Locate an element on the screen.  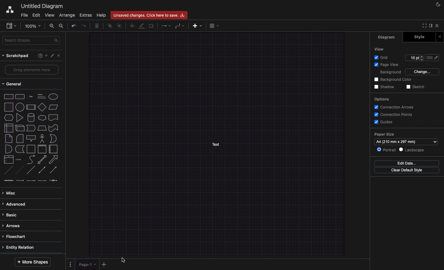
Undo is located at coordinates (74, 26).